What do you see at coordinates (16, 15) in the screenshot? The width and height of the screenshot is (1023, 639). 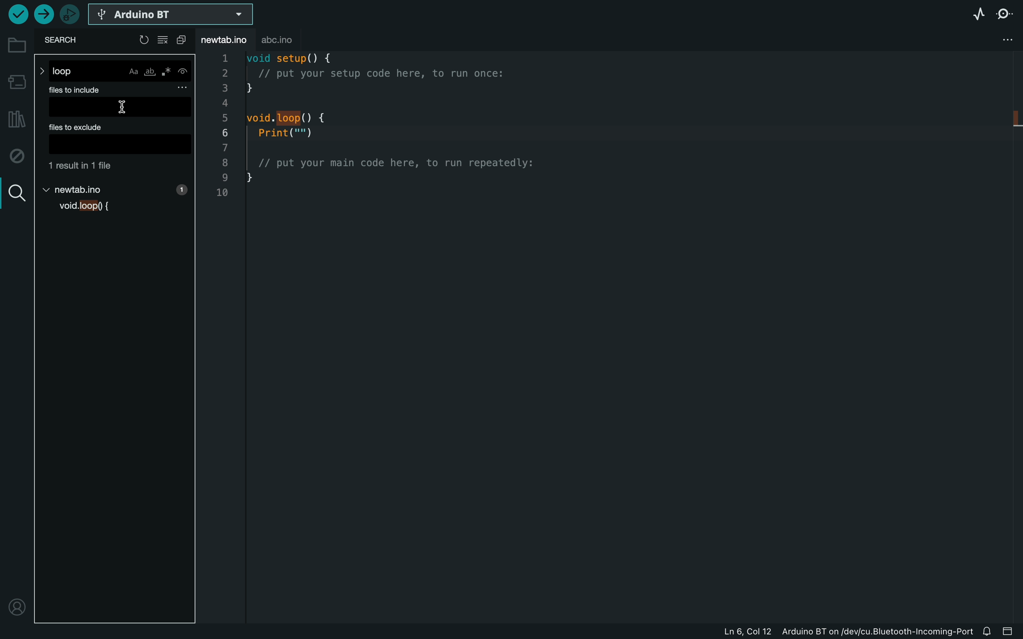 I see `verify` at bounding box center [16, 15].